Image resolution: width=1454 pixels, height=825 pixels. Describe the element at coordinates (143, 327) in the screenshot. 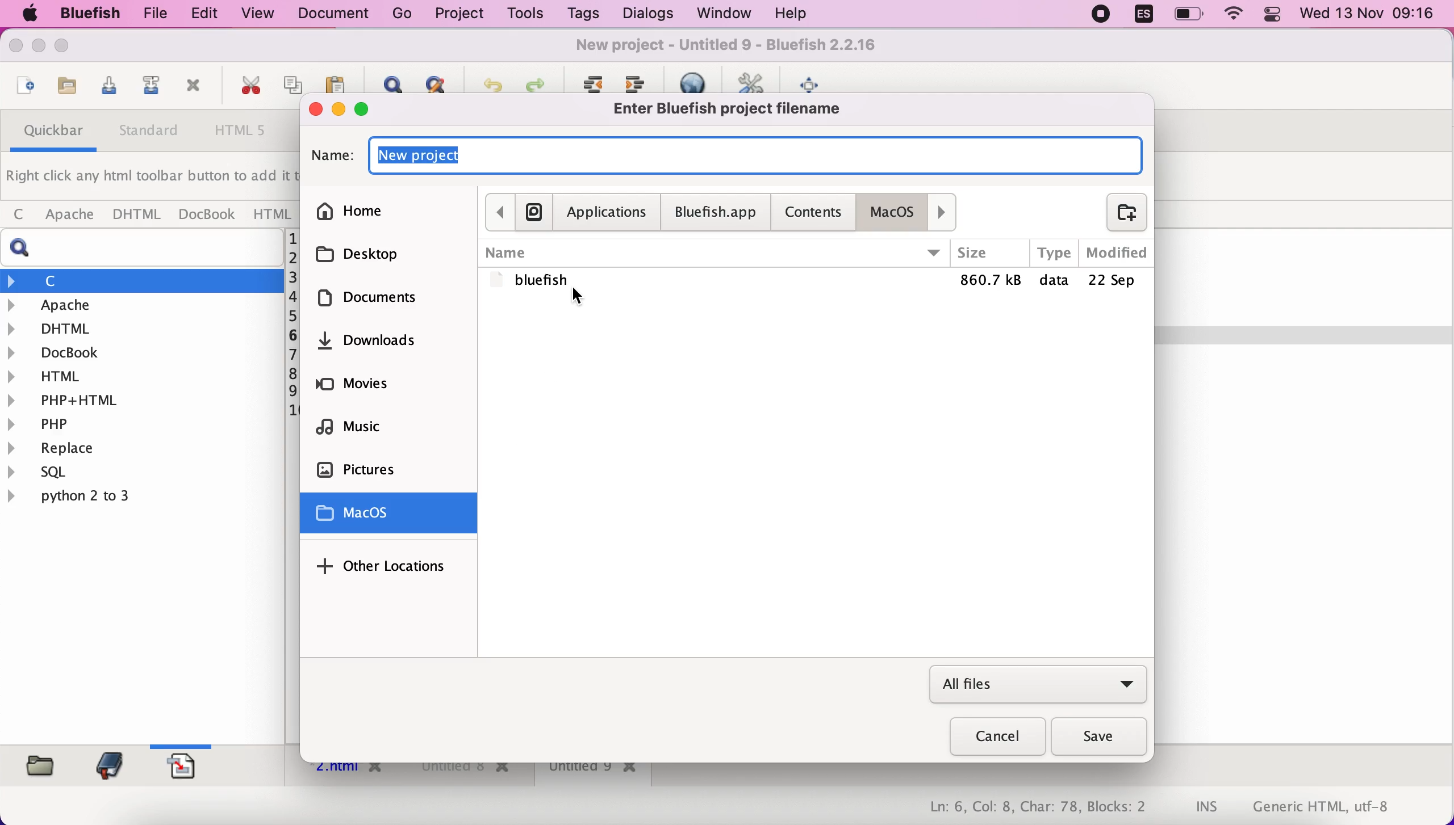

I see `dhtml` at that location.